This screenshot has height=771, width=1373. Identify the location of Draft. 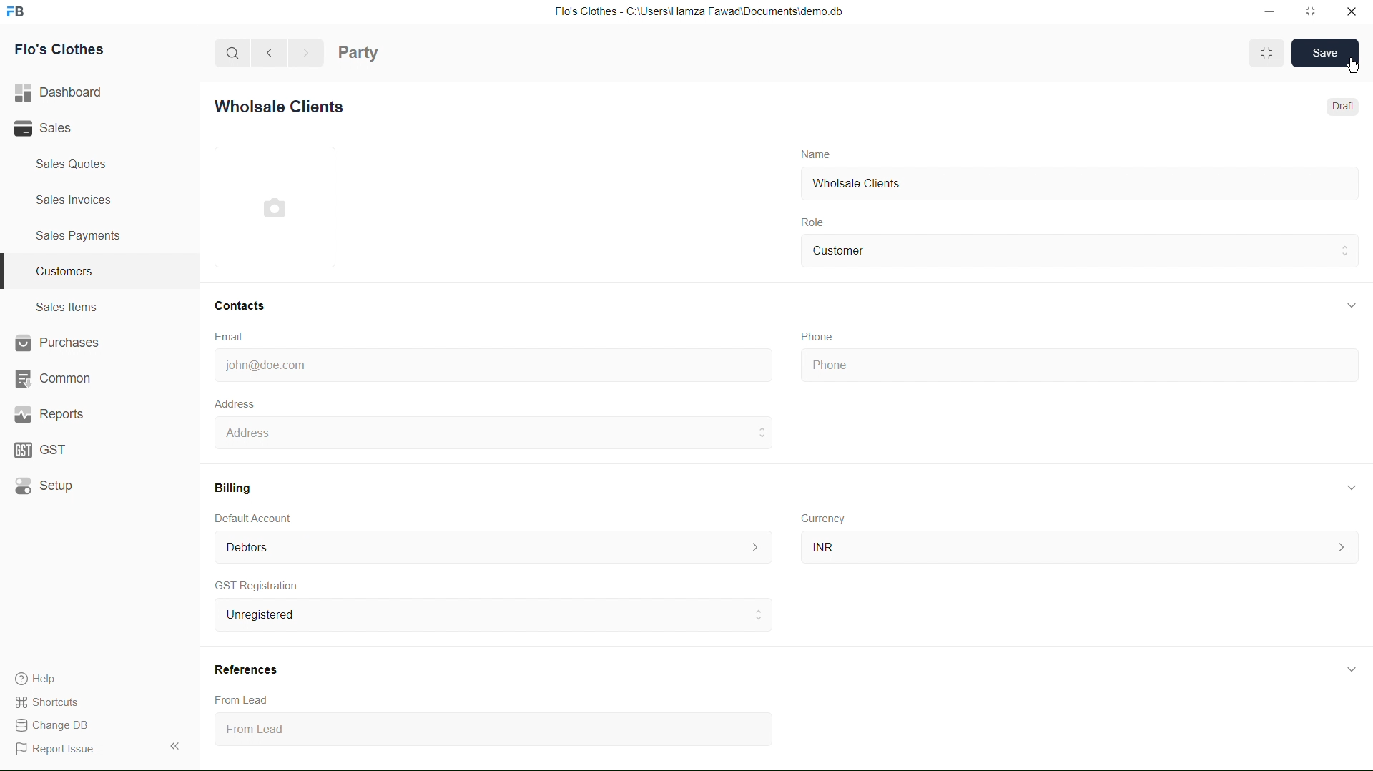
(1344, 105).